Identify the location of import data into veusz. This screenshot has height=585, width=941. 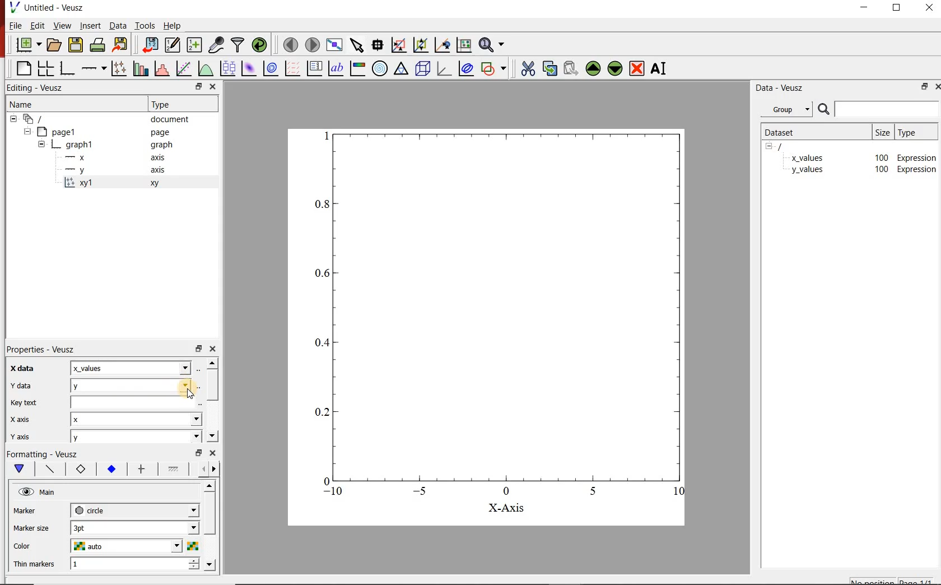
(150, 45).